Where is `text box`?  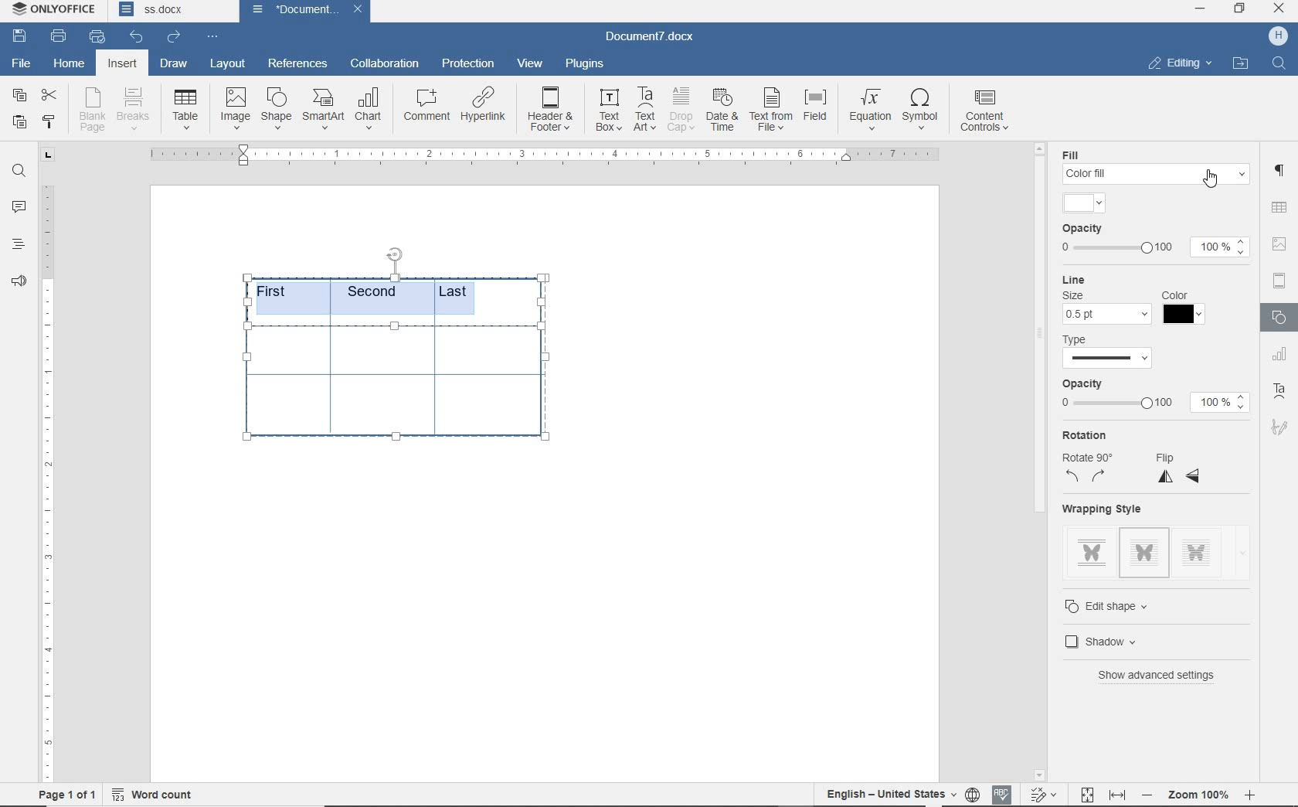
text box is located at coordinates (607, 110).